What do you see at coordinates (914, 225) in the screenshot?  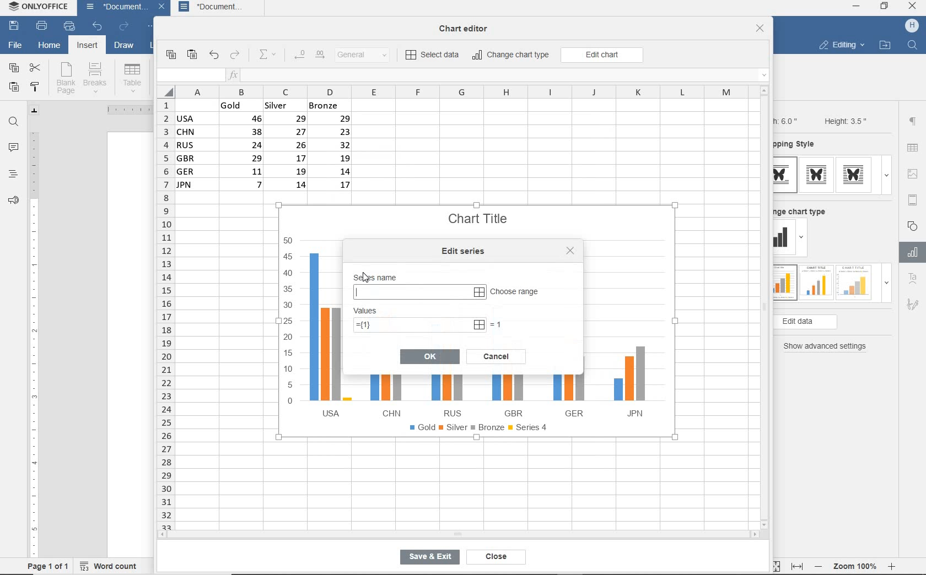 I see `shape` at bounding box center [914, 225].